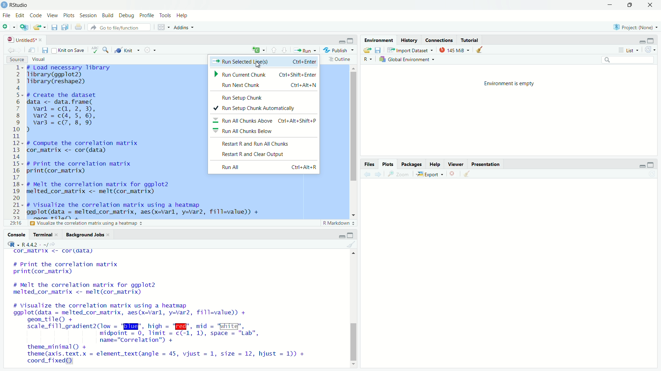 The image size is (661, 371). I want to click on restart R and clear output, so click(265, 154).